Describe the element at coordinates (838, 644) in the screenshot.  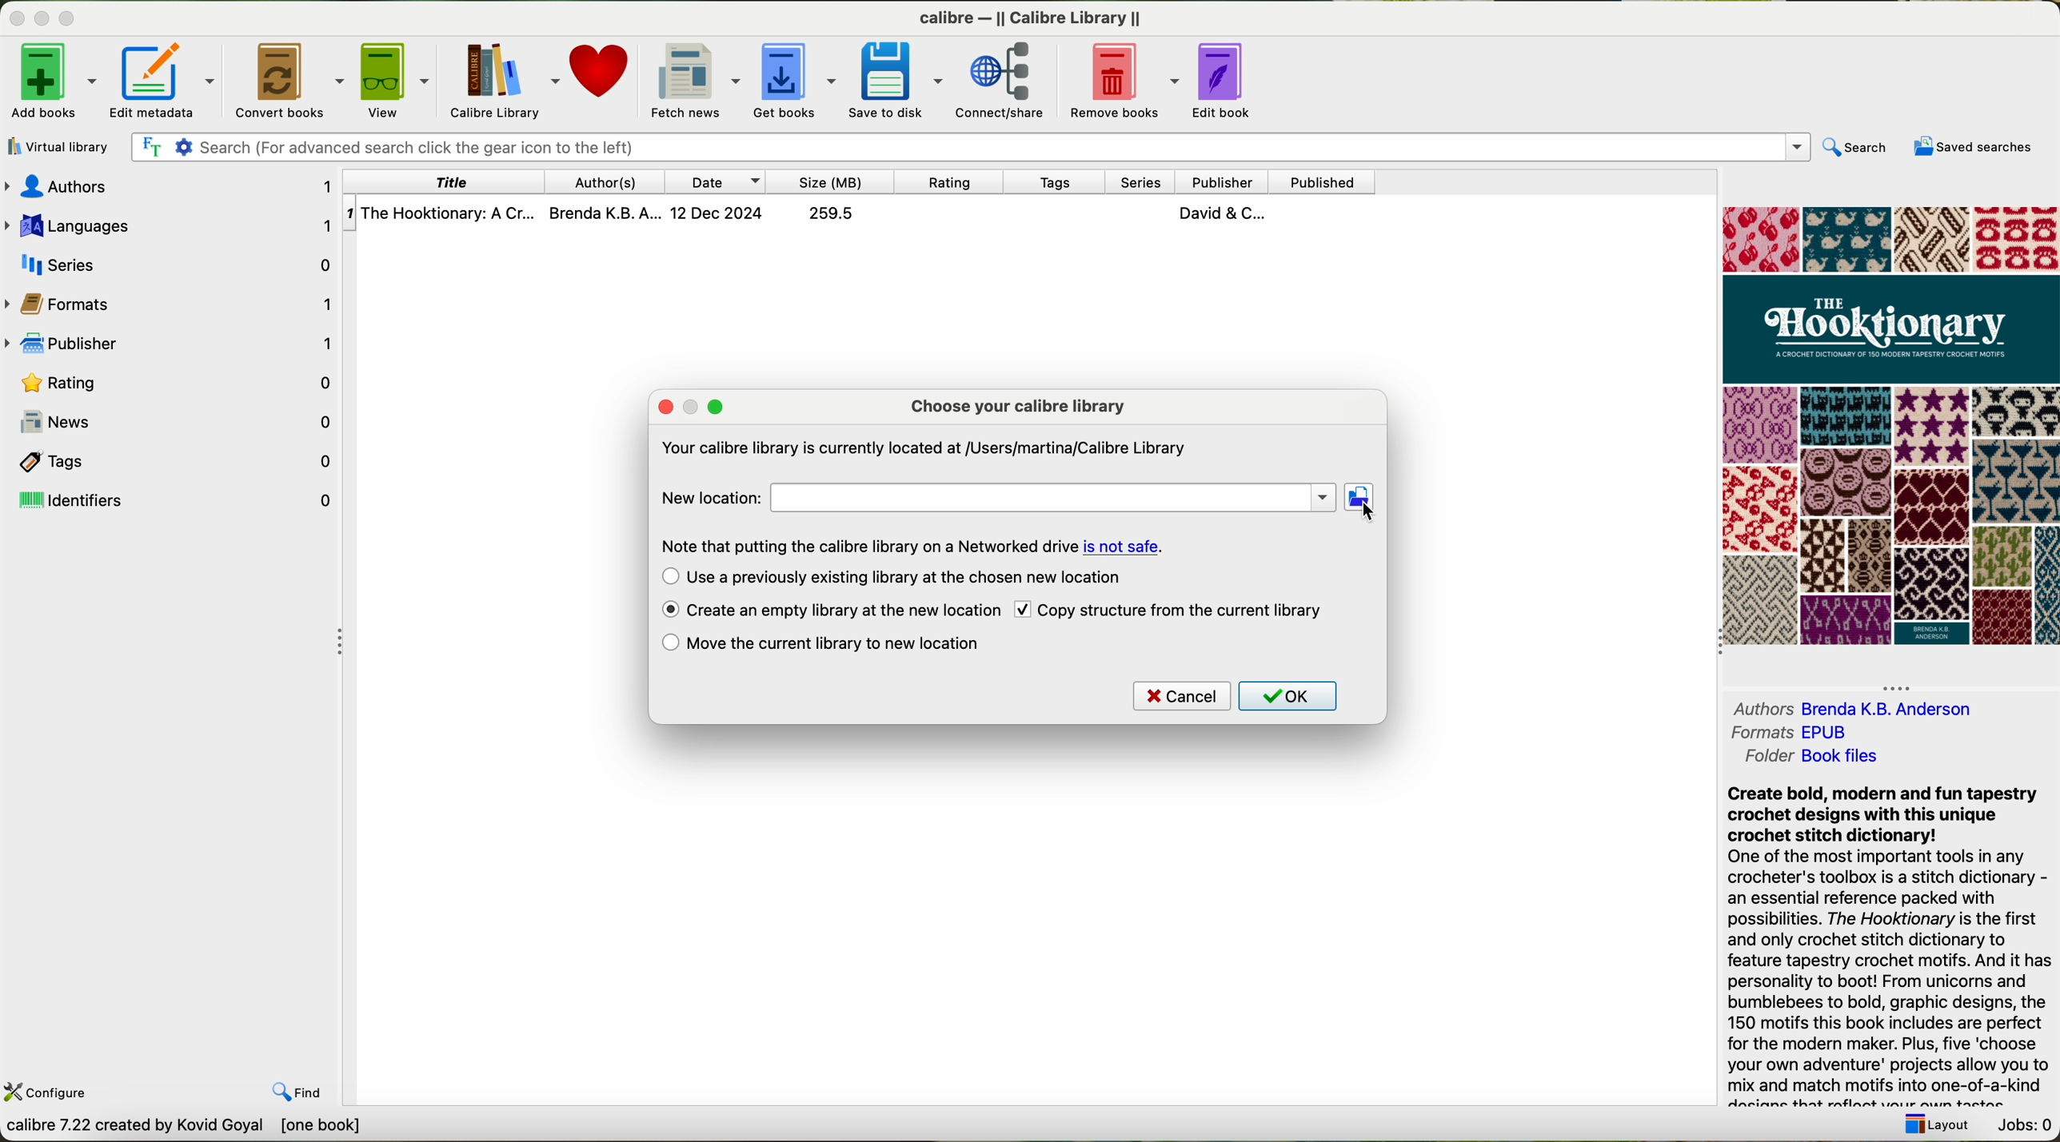
I see `move the current library to the new location` at that location.